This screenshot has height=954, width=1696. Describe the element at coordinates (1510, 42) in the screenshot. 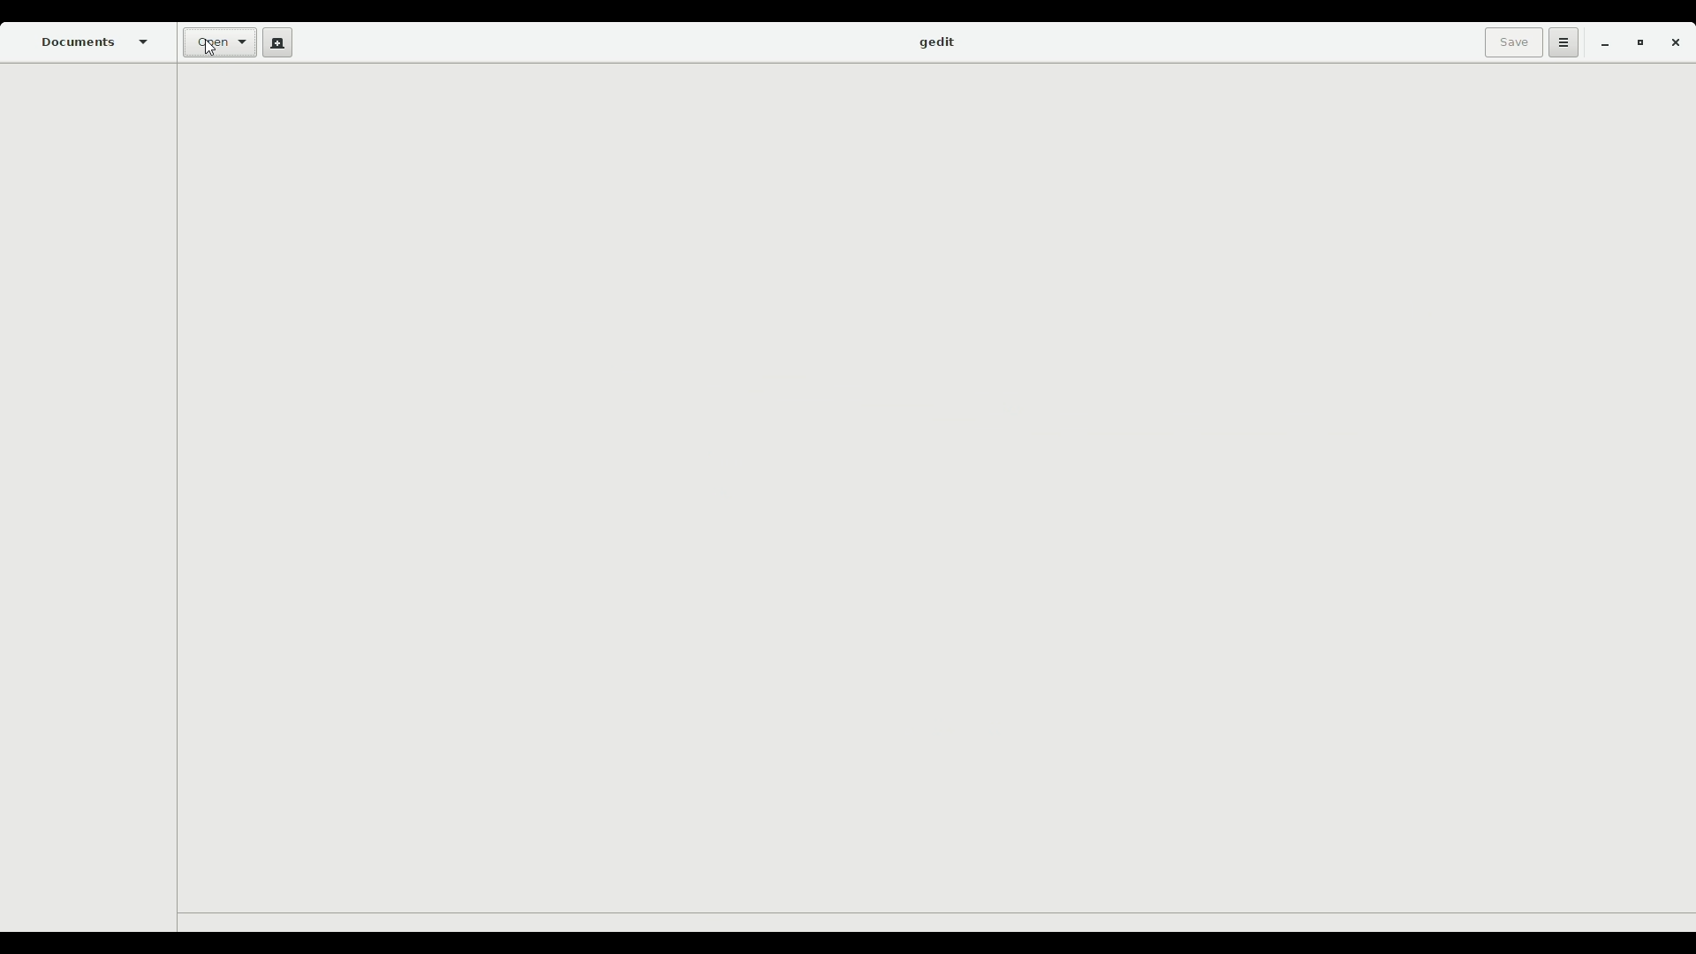

I see `Save` at that location.